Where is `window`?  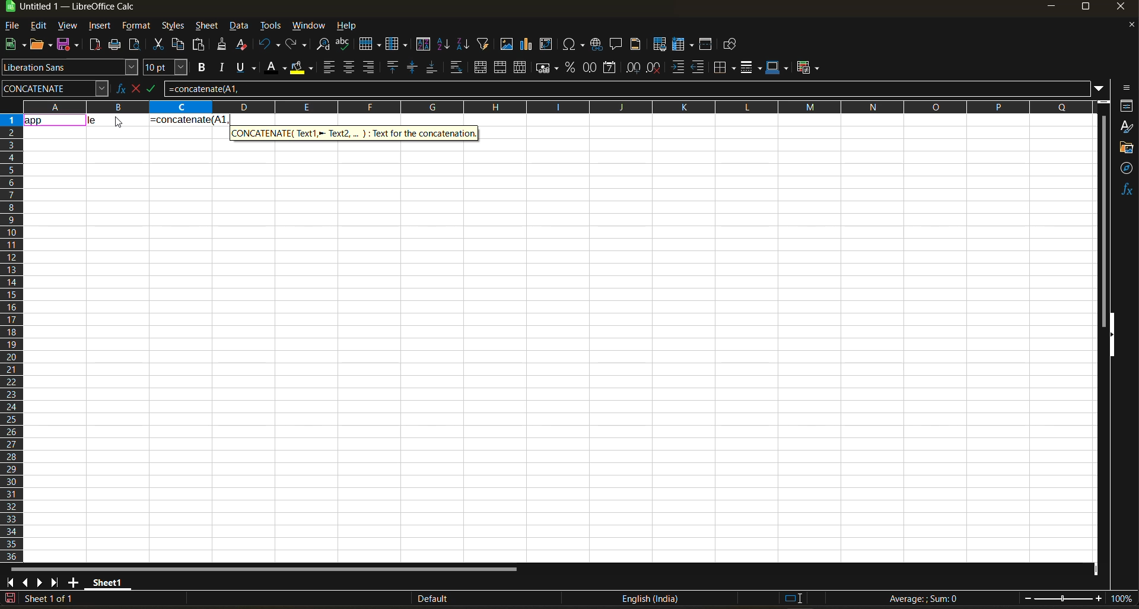 window is located at coordinates (310, 26).